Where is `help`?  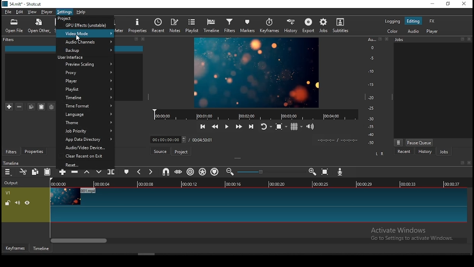
help is located at coordinates (84, 12).